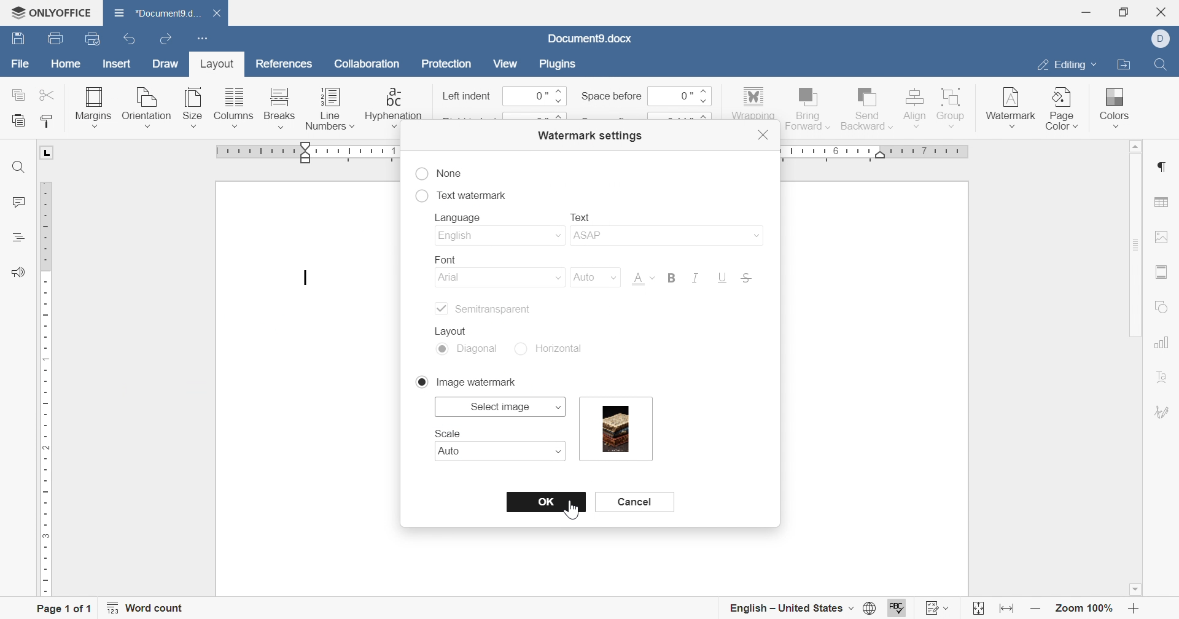  I want to click on group, so click(952, 106).